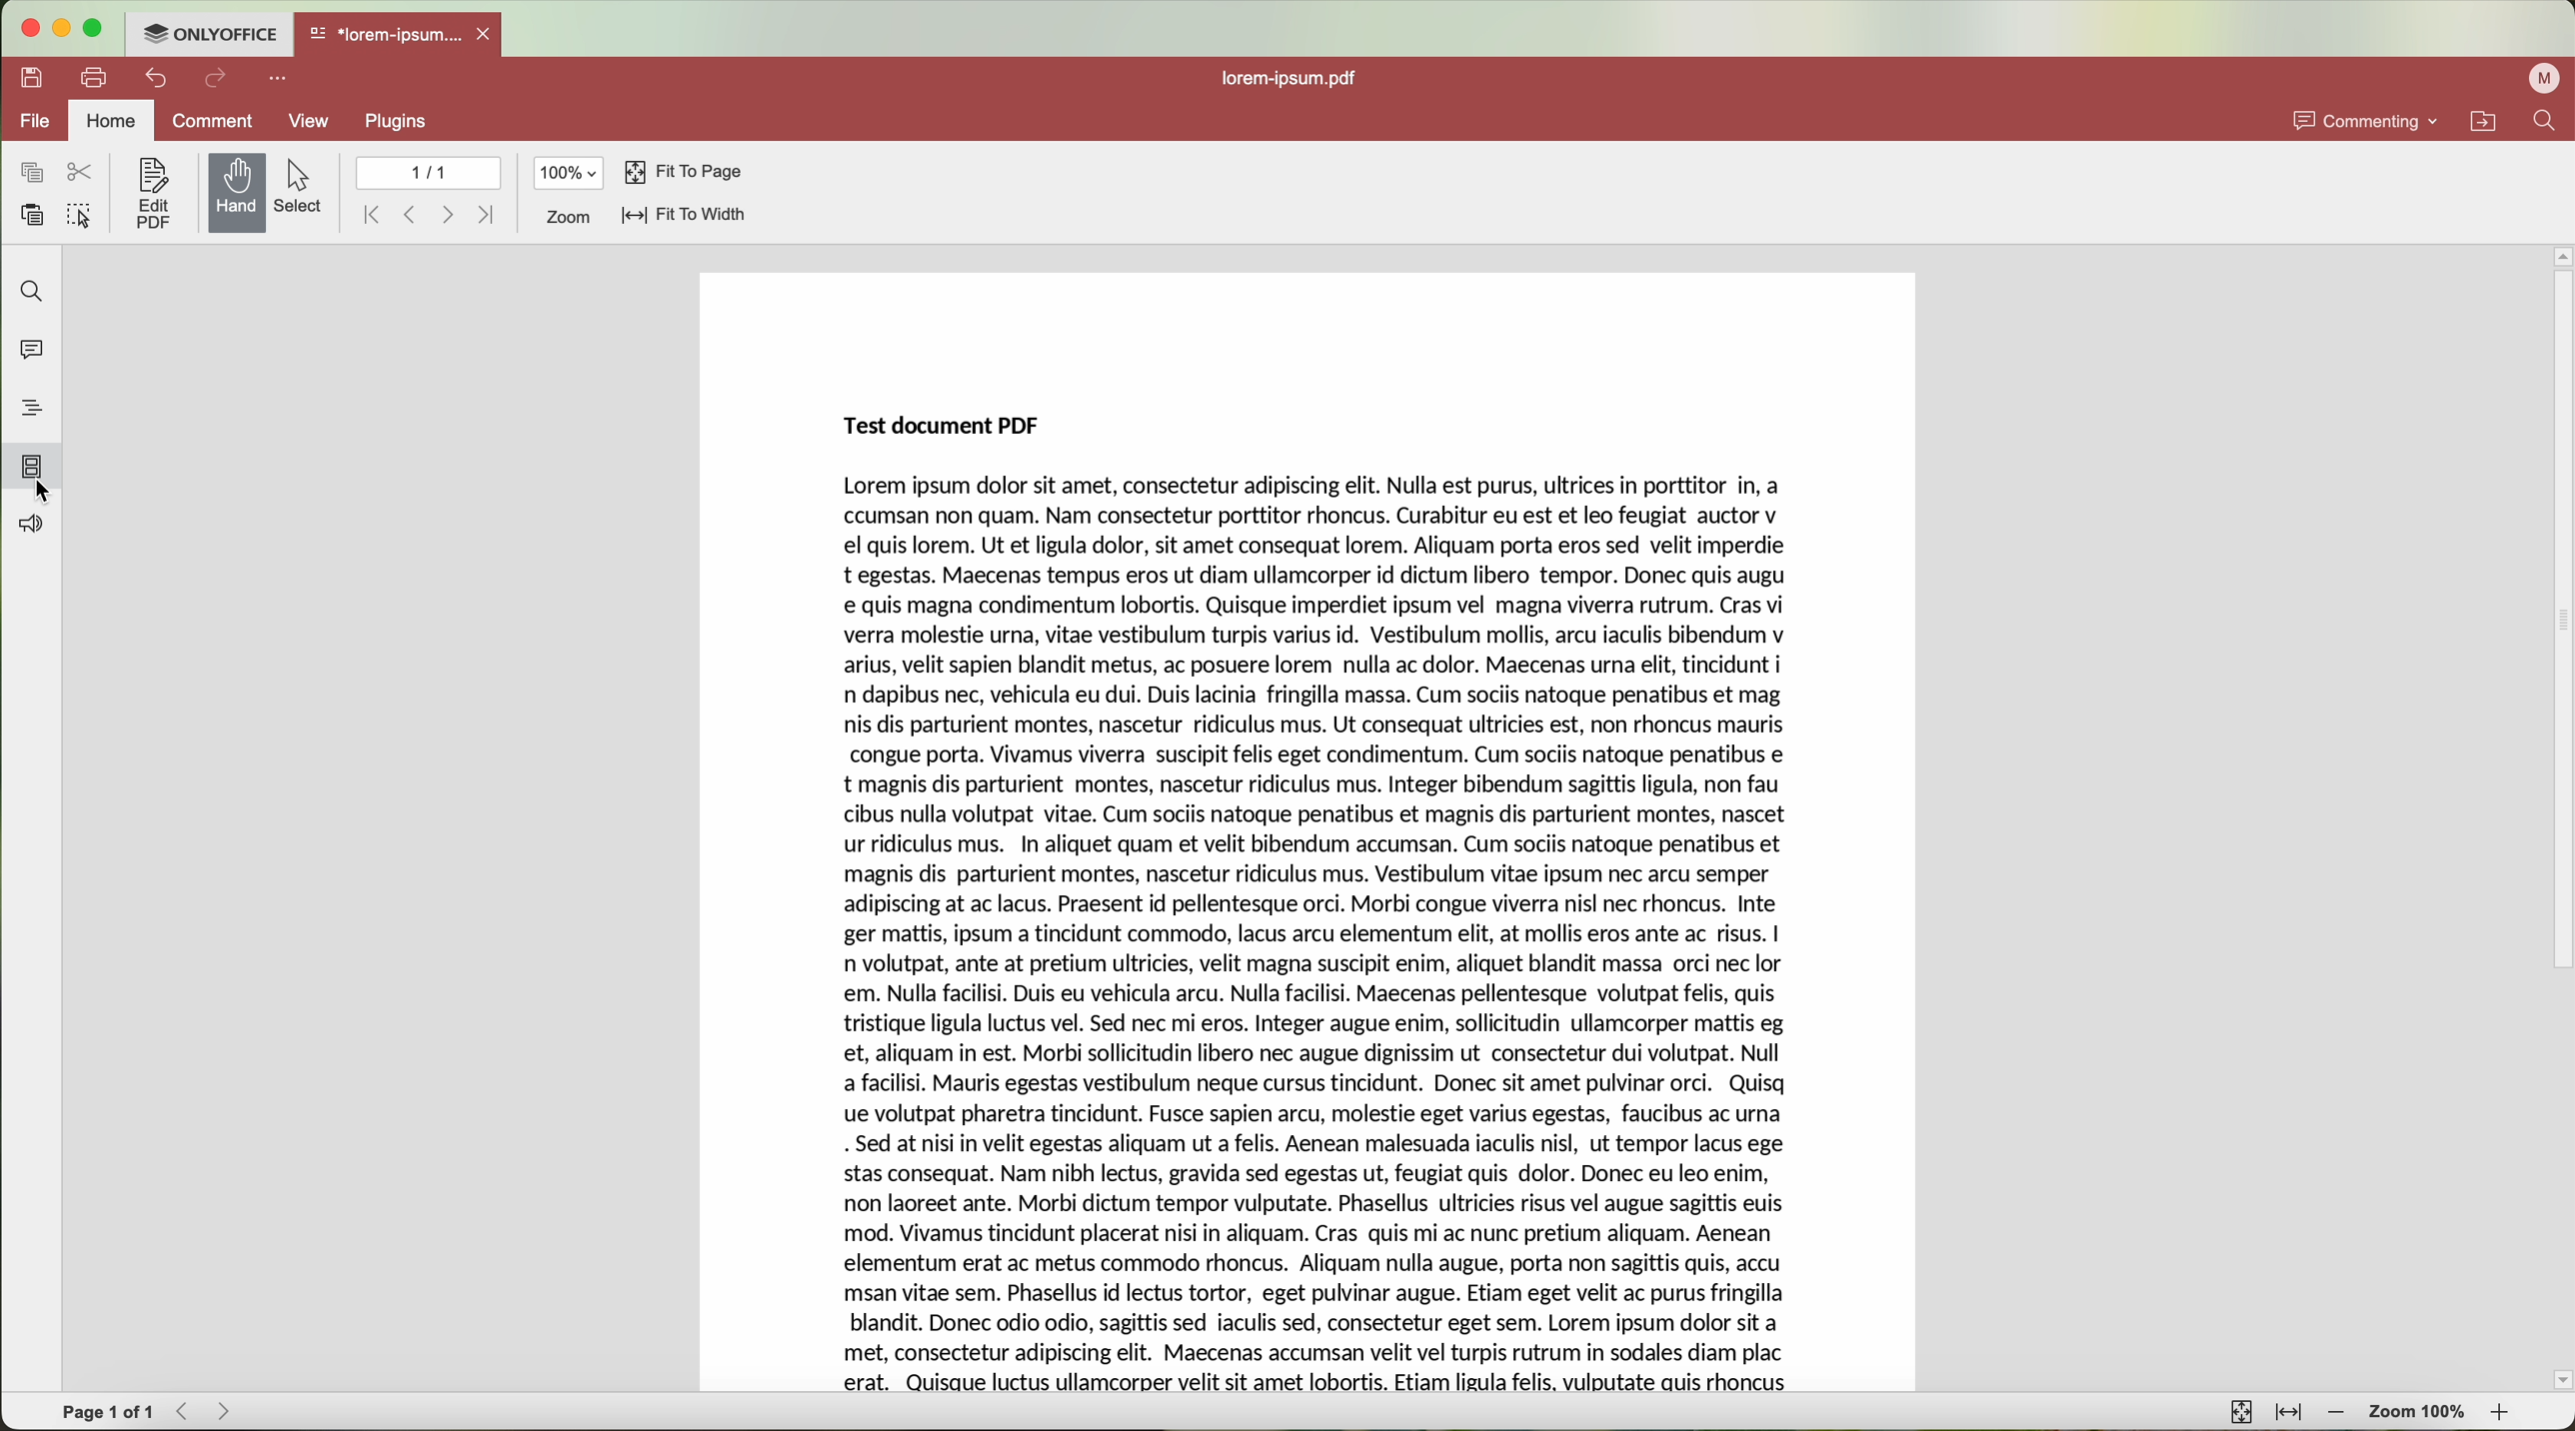  What do you see at coordinates (687, 217) in the screenshot?
I see `fit to width` at bounding box center [687, 217].